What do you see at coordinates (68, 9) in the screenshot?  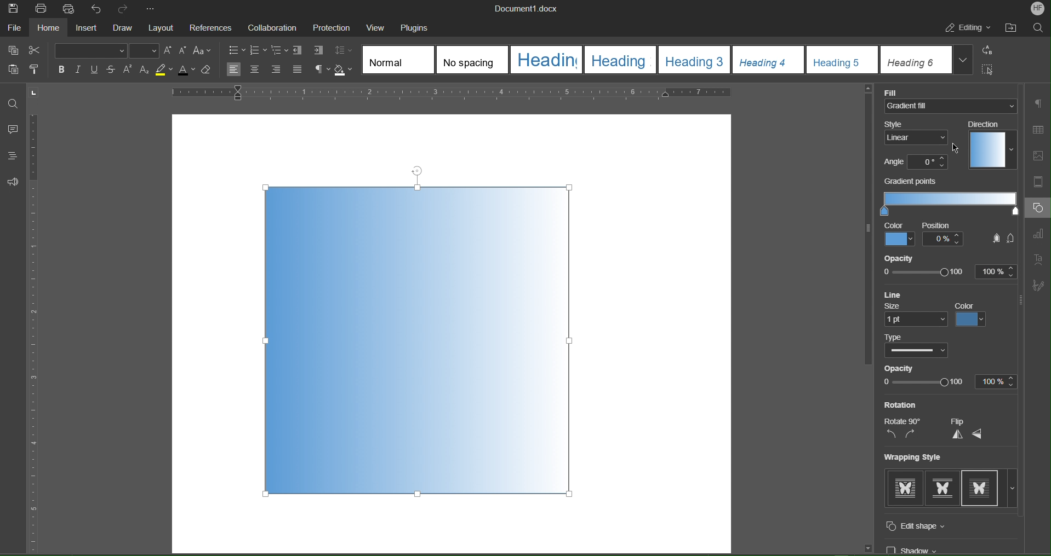 I see `Quick Print` at bounding box center [68, 9].